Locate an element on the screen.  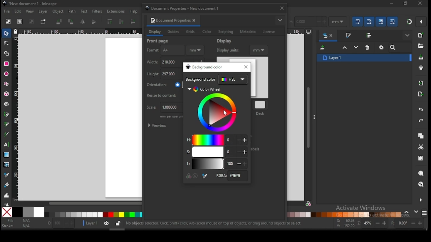
units is located at coordinates (338, 22).